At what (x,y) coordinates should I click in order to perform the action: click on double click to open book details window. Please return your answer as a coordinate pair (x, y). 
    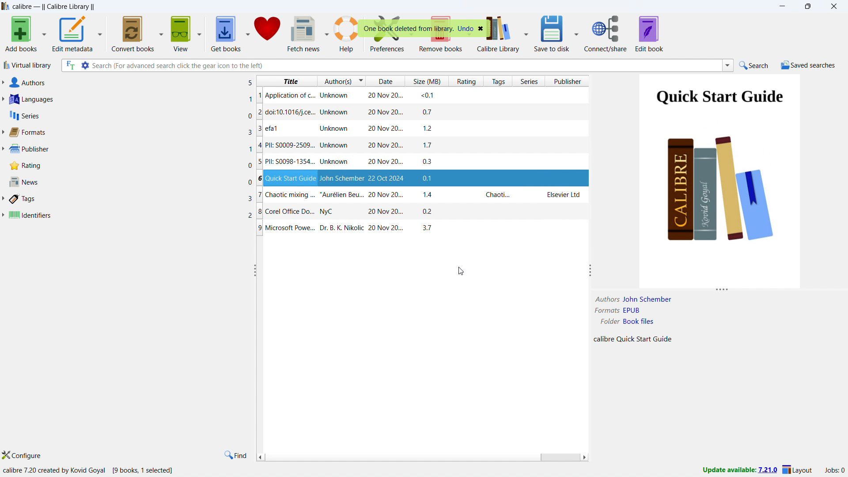
    Looking at the image, I should click on (719, 181).